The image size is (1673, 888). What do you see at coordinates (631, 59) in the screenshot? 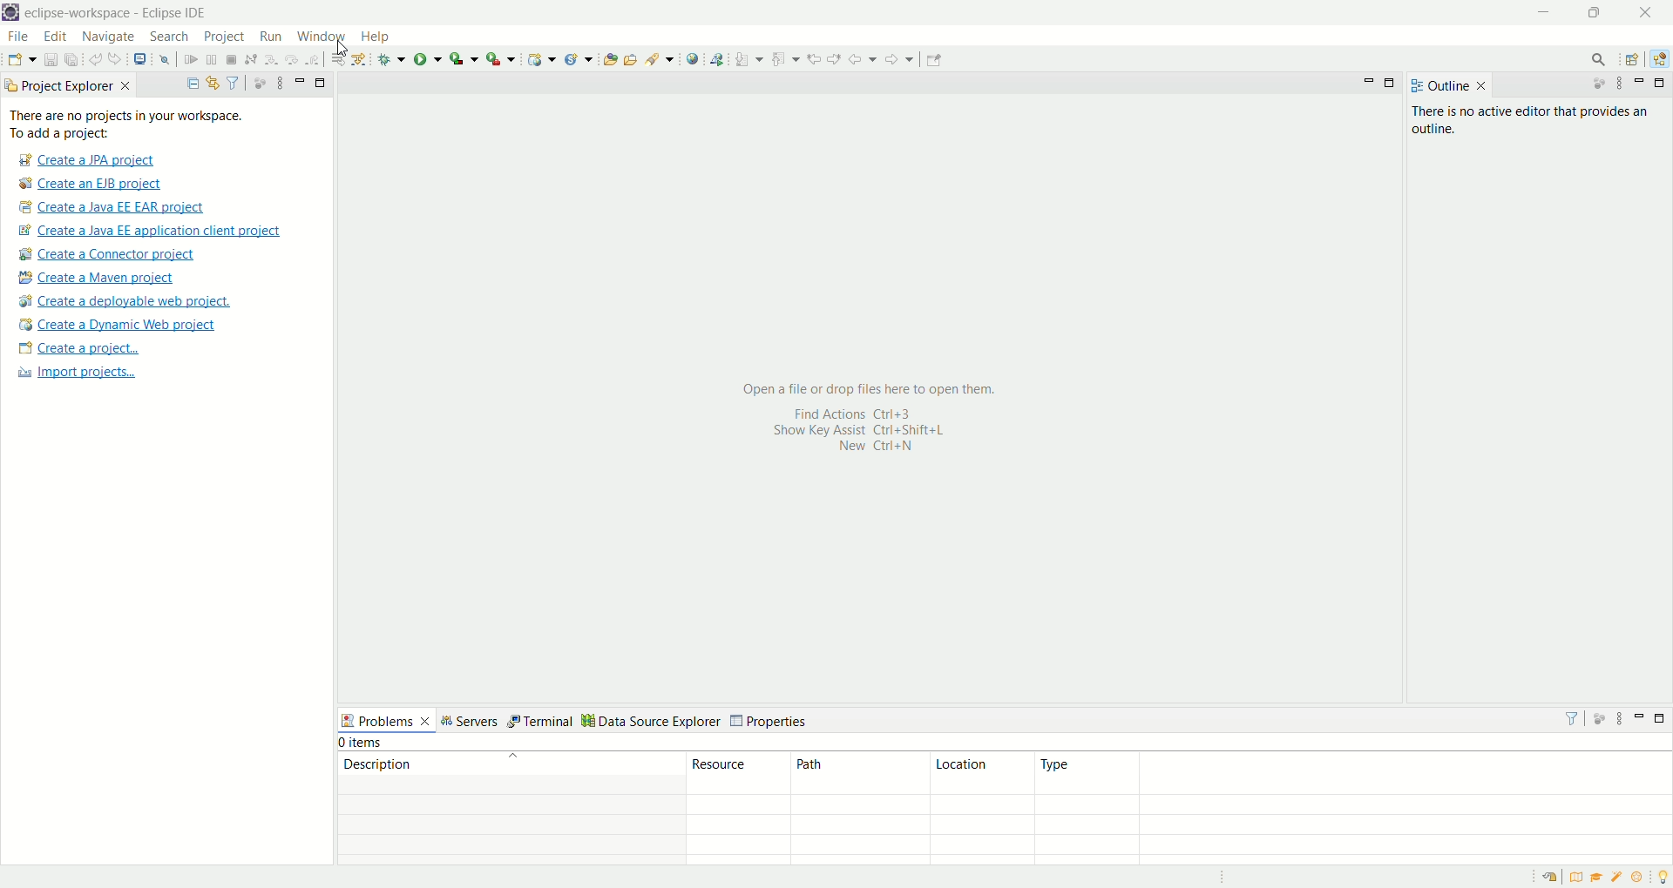
I see `open task` at bounding box center [631, 59].